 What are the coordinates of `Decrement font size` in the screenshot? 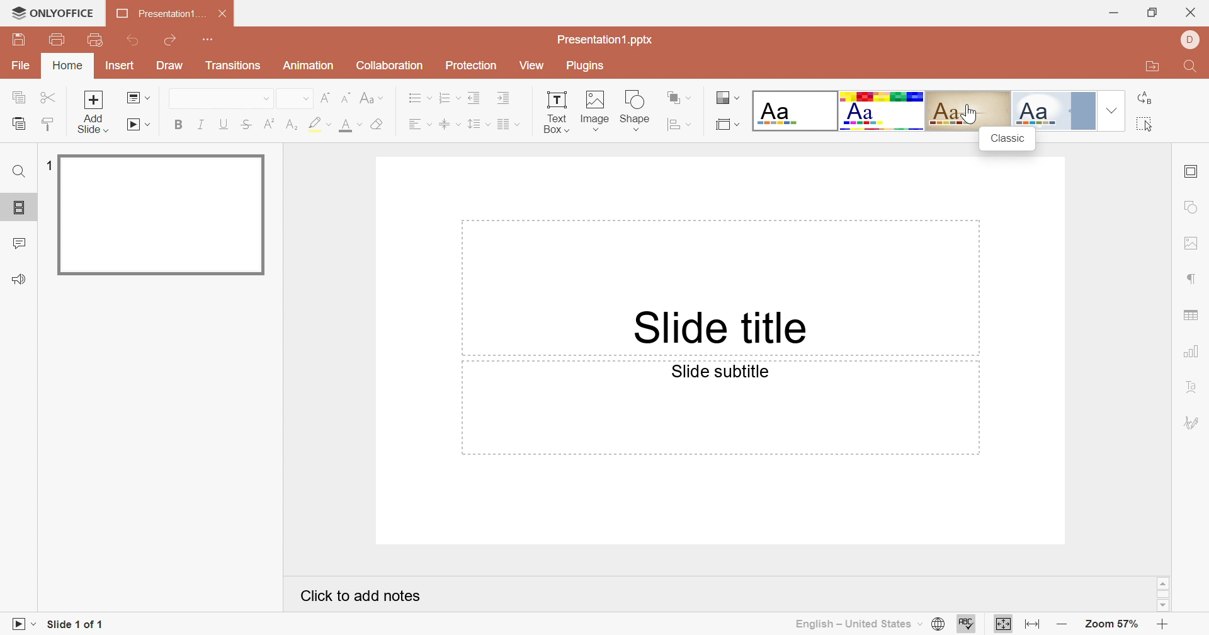 It's located at (347, 97).